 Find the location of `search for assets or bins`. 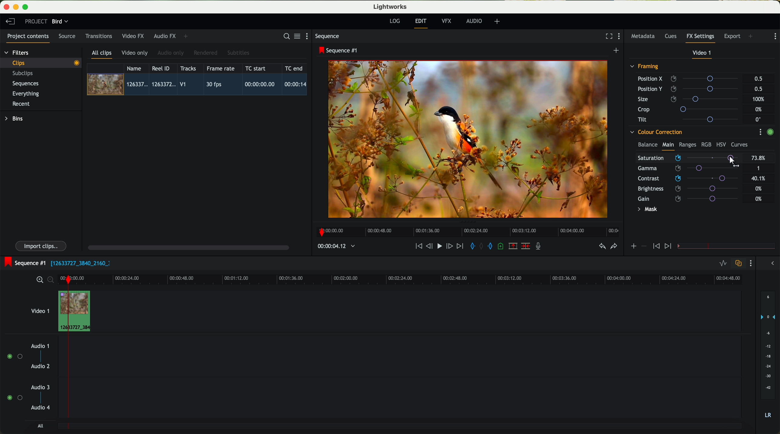

search for assets or bins is located at coordinates (285, 37).